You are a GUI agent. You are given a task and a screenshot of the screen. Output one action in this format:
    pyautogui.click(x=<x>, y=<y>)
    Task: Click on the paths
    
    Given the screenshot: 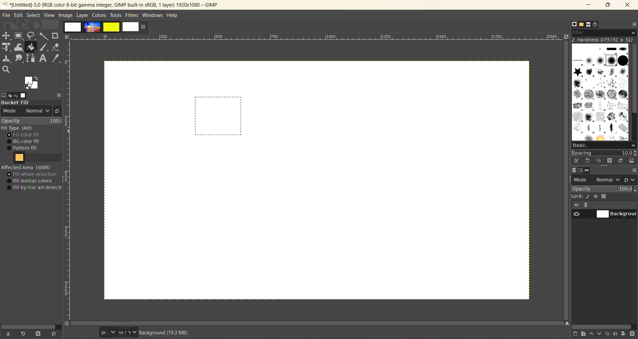 What is the action you would take?
    pyautogui.click(x=588, y=171)
    